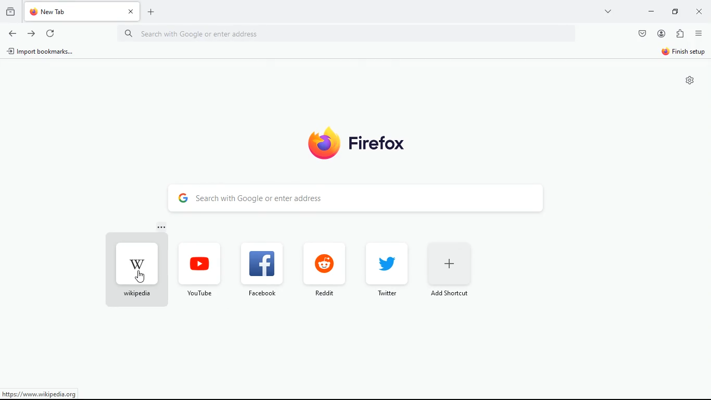 The height and width of the screenshot is (400, 711). Describe the element at coordinates (642, 33) in the screenshot. I see `save` at that location.